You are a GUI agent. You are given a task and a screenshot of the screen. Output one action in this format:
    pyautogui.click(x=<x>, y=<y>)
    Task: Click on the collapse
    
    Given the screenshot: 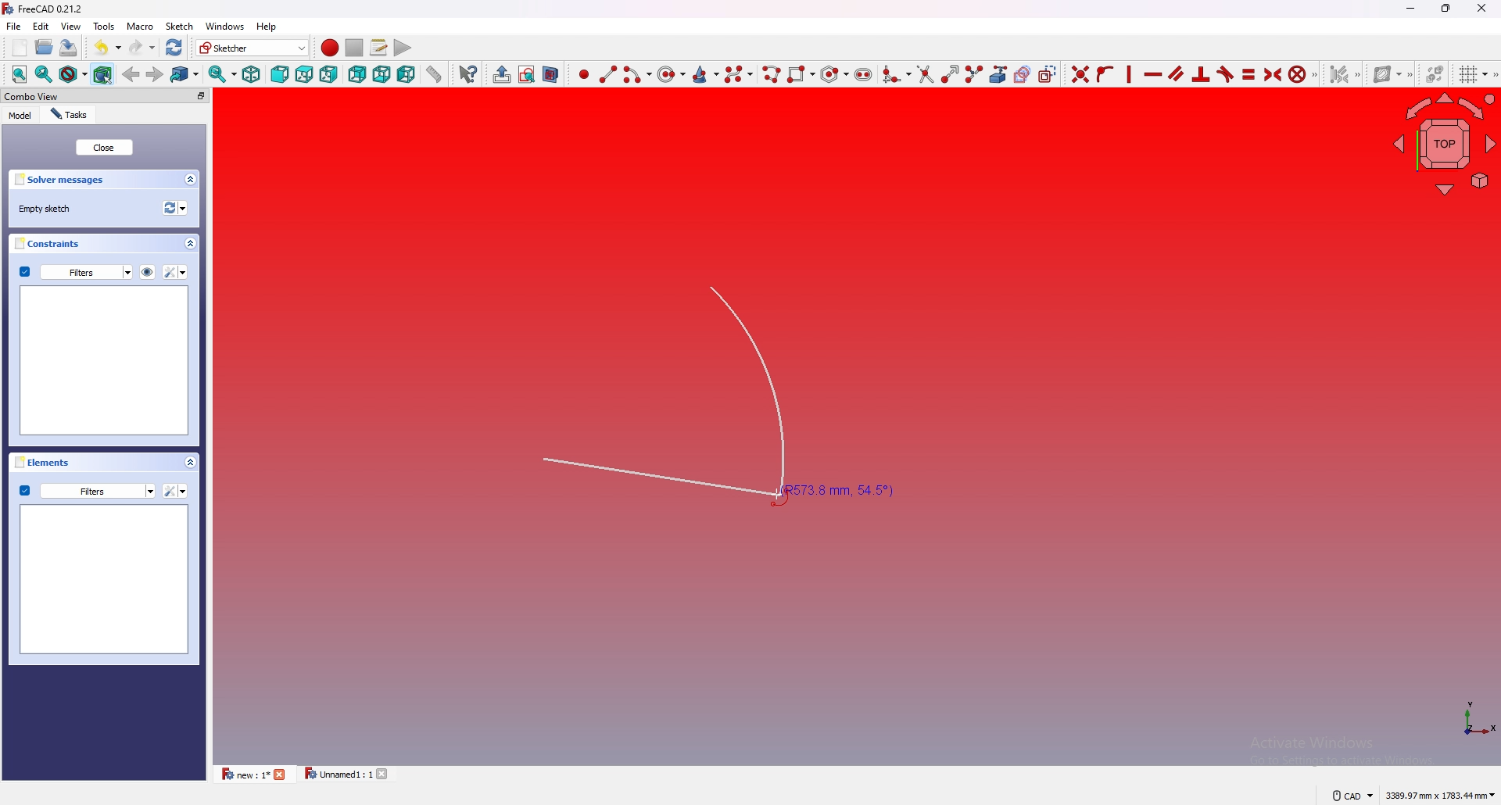 What is the action you would take?
    pyautogui.click(x=191, y=180)
    